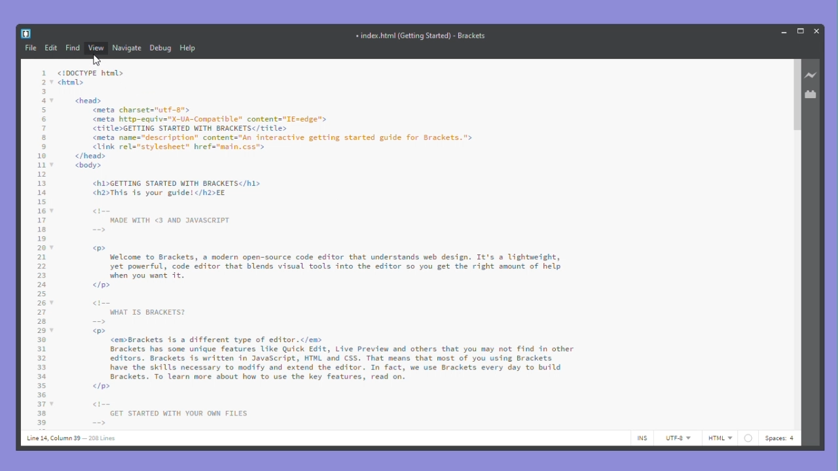 The width and height of the screenshot is (838, 471). I want to click on <head><meta charset="utf-8"><meta http-equiv="X-UA-Compatible" content="IE=edge"><title>GETTING STARTED WITH BRACKETS</title><meta name="description” content="An interactive getting started guide for Brackets."><link rel="stylesheet" href="nain.css"></head><body>, so click(272, 134).